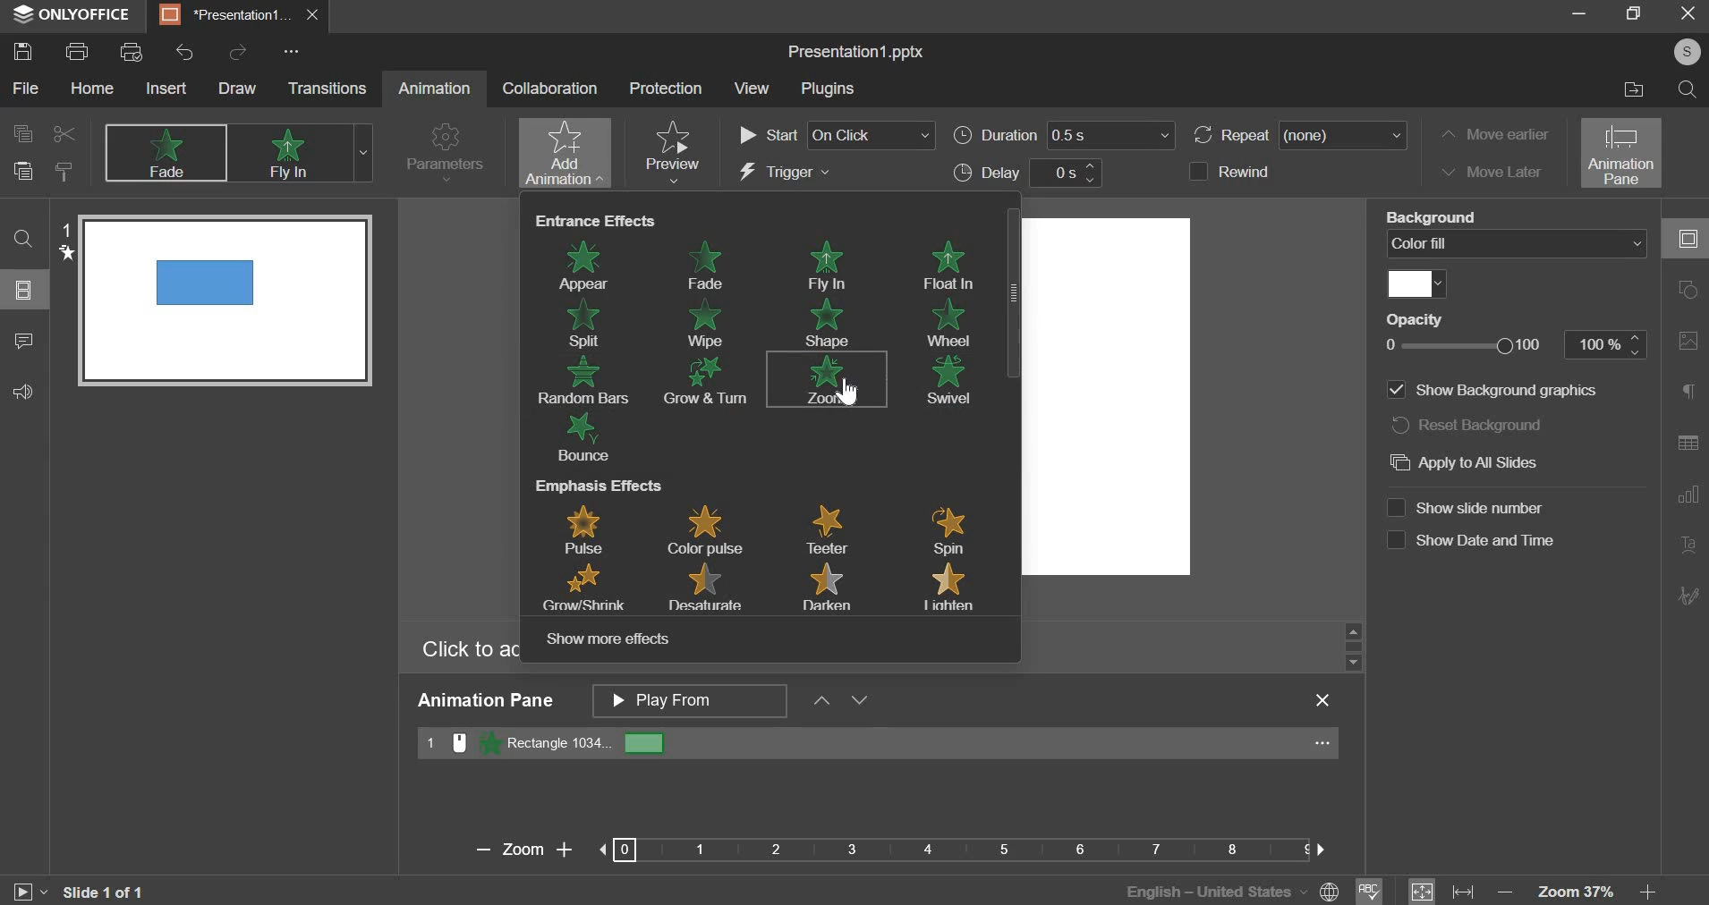  What do you see at coordinates (755, 88) in the screenshot?
I see `View` at bounding box center [755, 88].